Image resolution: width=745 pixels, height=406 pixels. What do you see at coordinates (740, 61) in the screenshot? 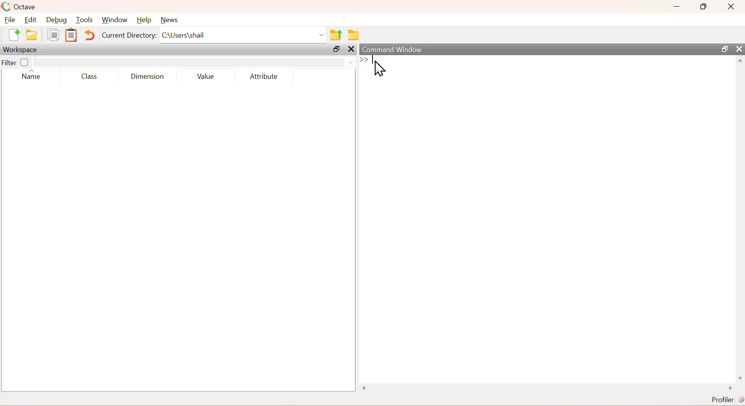
I see `Up` at bounding box center [740, 61].